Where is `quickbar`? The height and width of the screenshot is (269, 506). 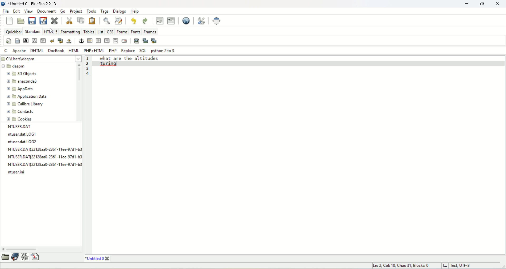 quickbar is located at coordinates (14, 32).